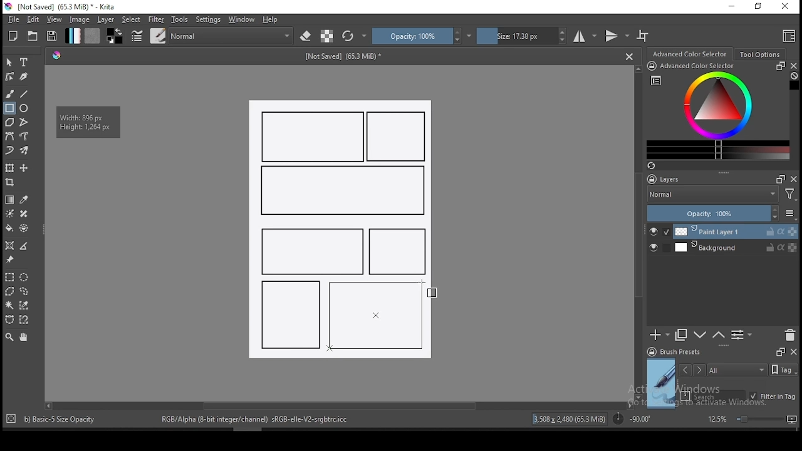 The height and width of the screenshot is (451, 802). Describe the element at coordinates (25, 137) in the screenshot. I see `freehand path tool` at that location.